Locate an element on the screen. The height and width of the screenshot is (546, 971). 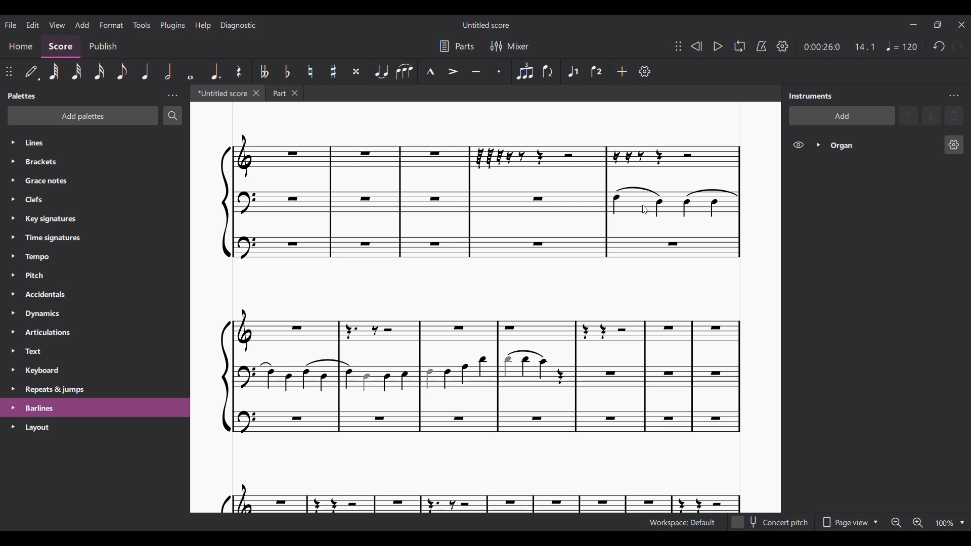
64th note is located at coordinates (54, 71).